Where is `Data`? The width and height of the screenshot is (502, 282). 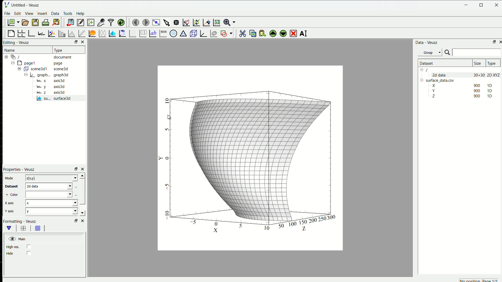
Data is located at coordinates (56, 14).